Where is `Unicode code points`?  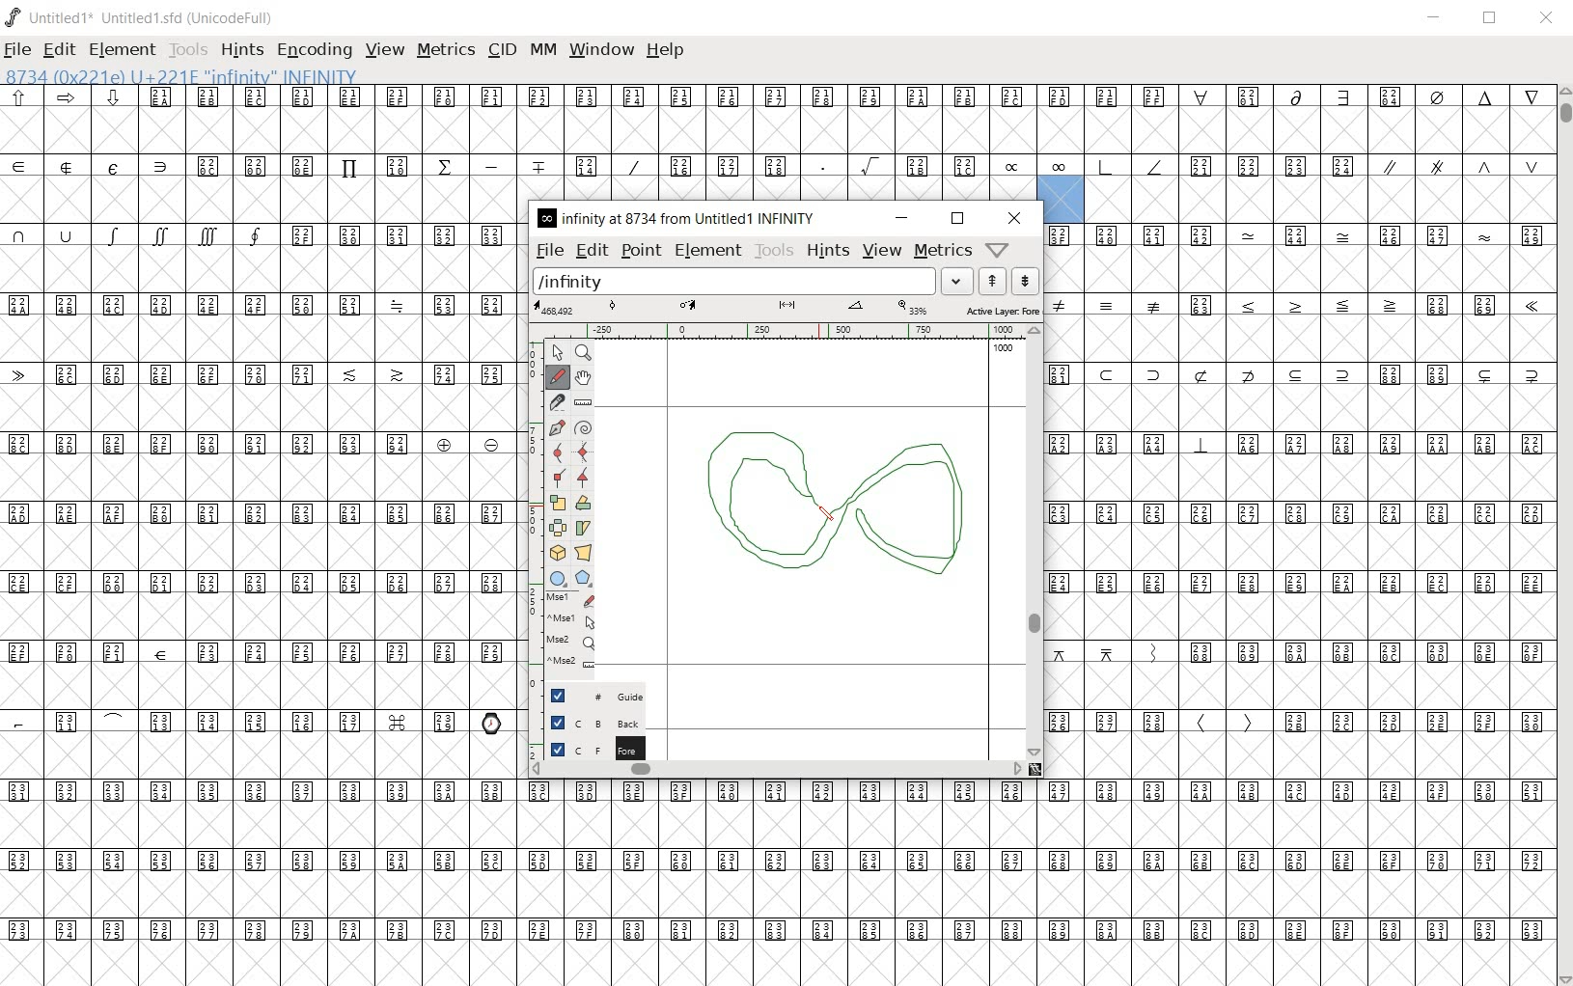 Unicode code points is located at coordinates (1067, 373).